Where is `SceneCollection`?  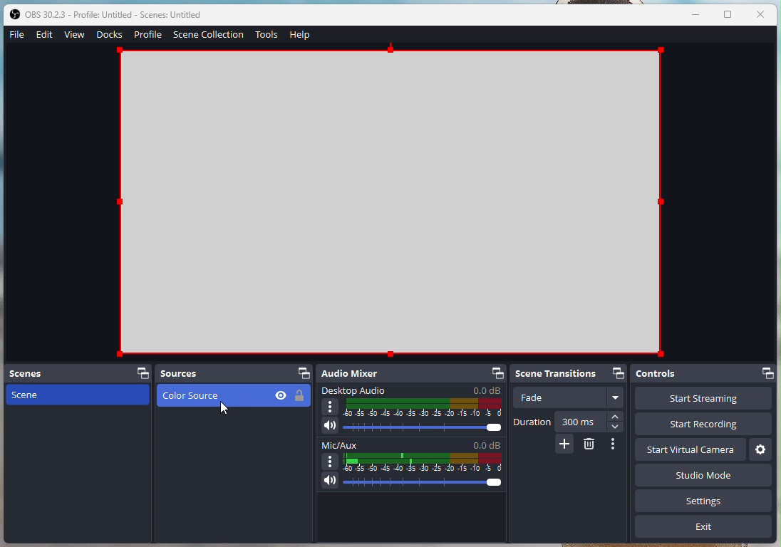 SceneCollection is located at coordinates (210, 33).